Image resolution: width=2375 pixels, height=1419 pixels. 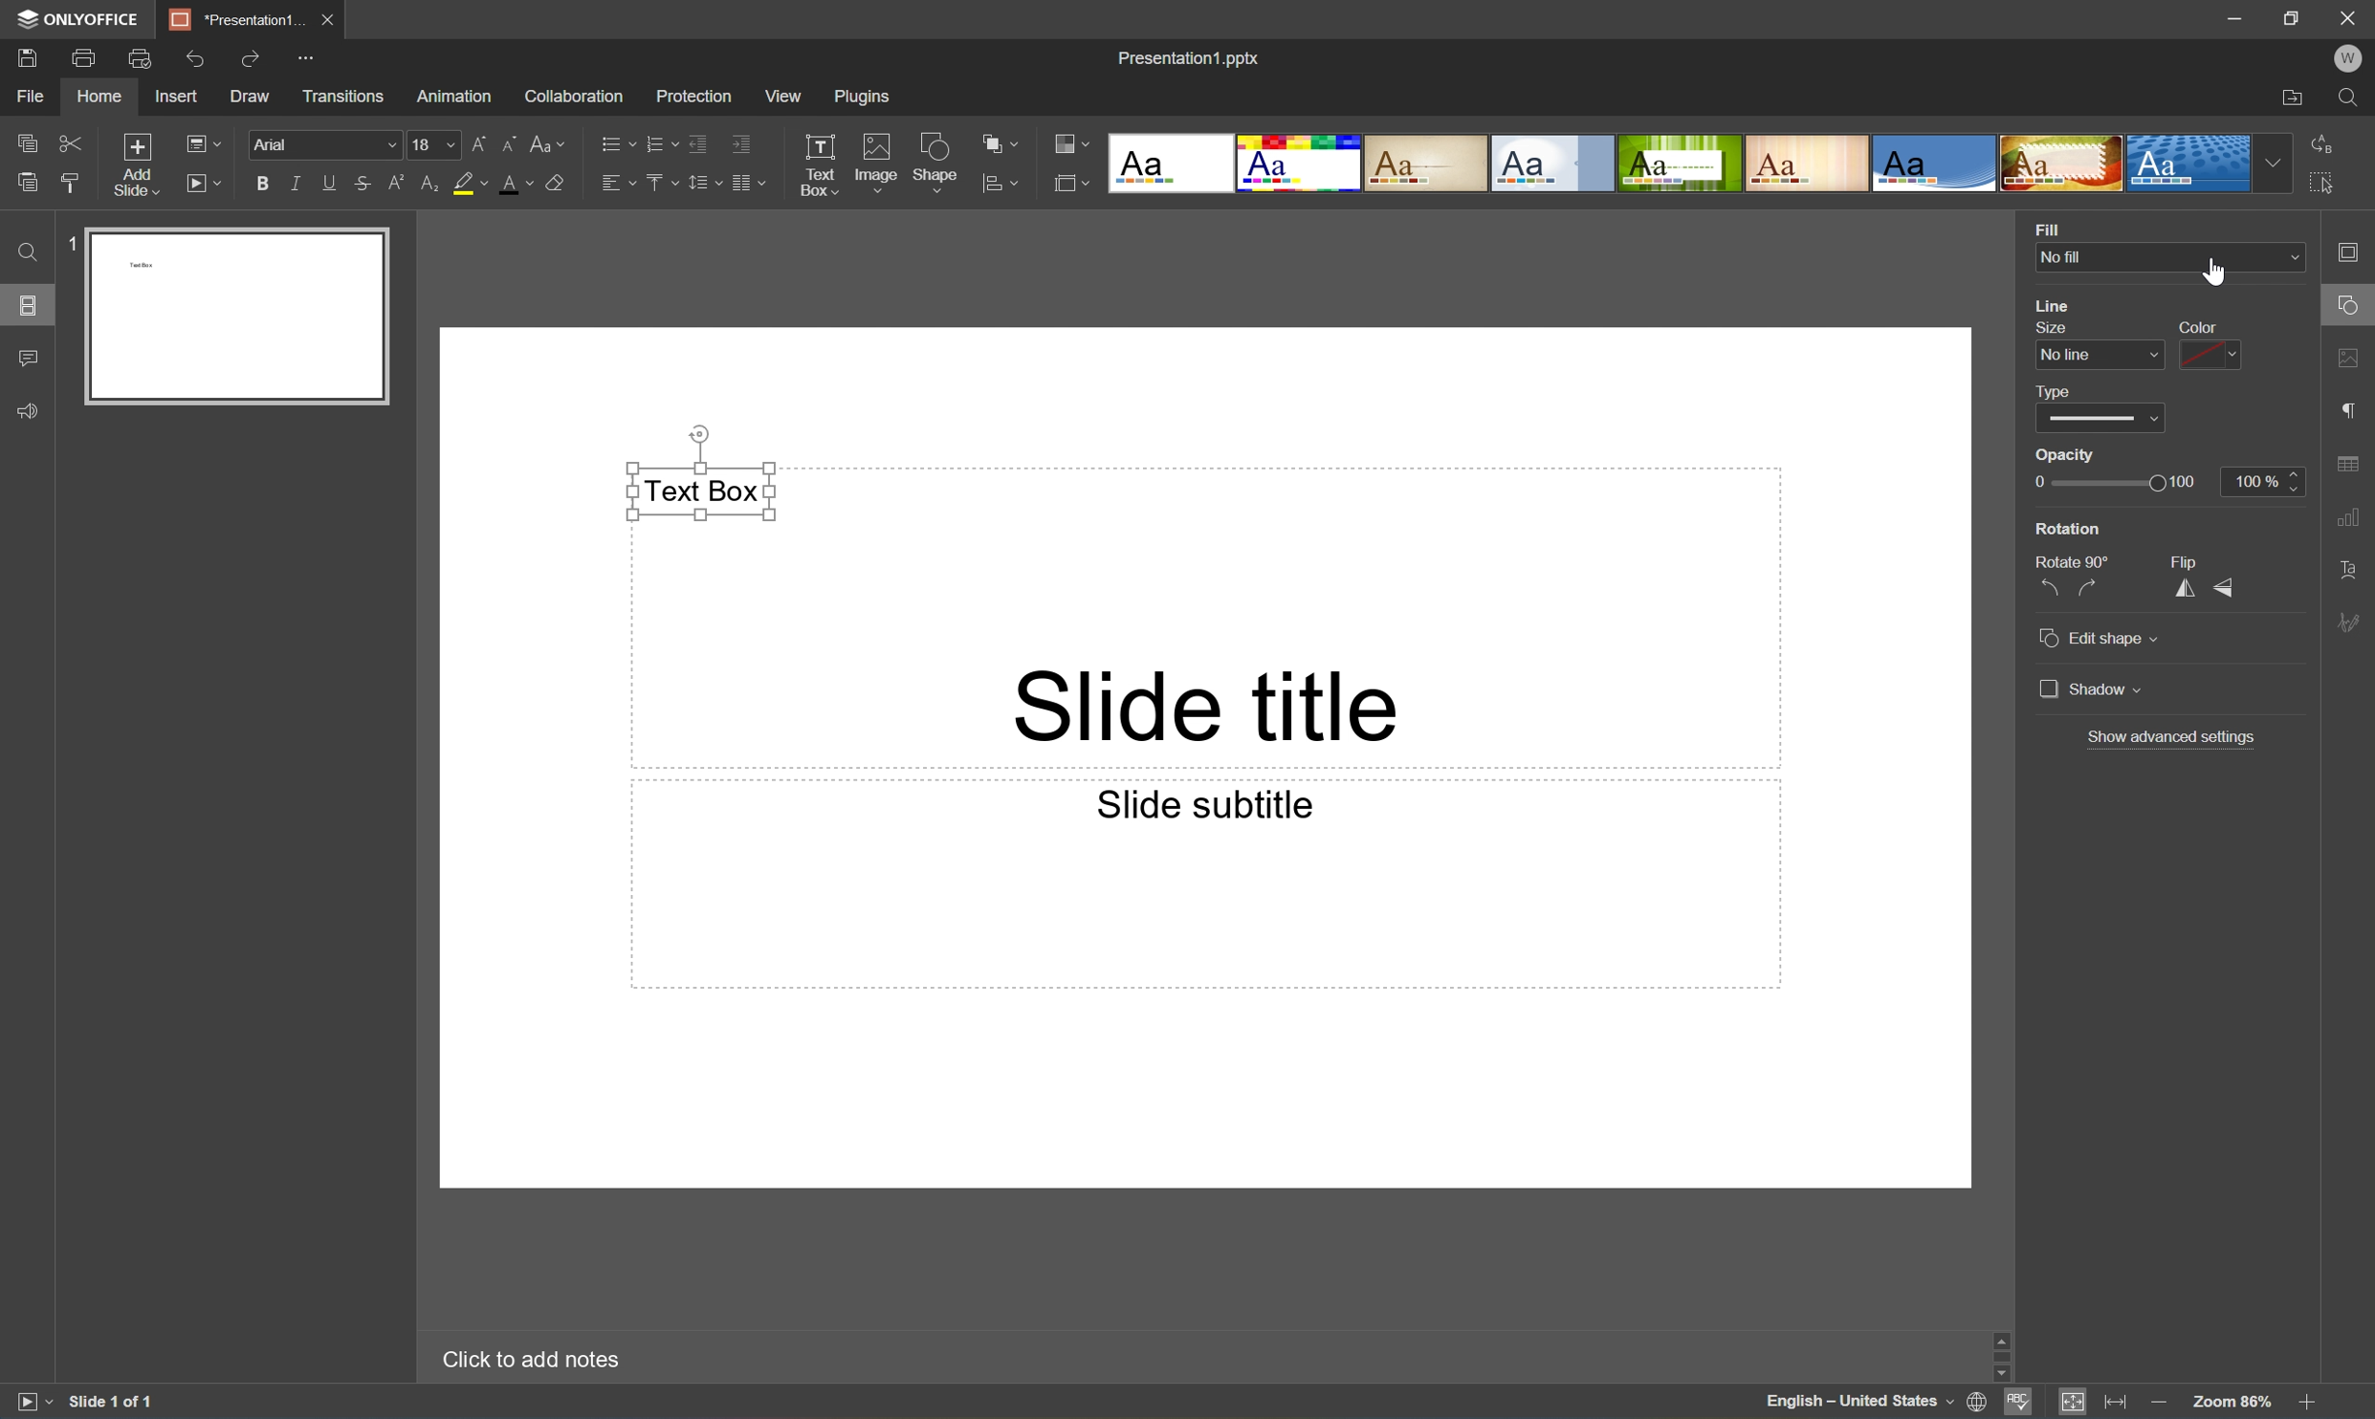 I want to click on Collaboration, so click(x=573, y=97).